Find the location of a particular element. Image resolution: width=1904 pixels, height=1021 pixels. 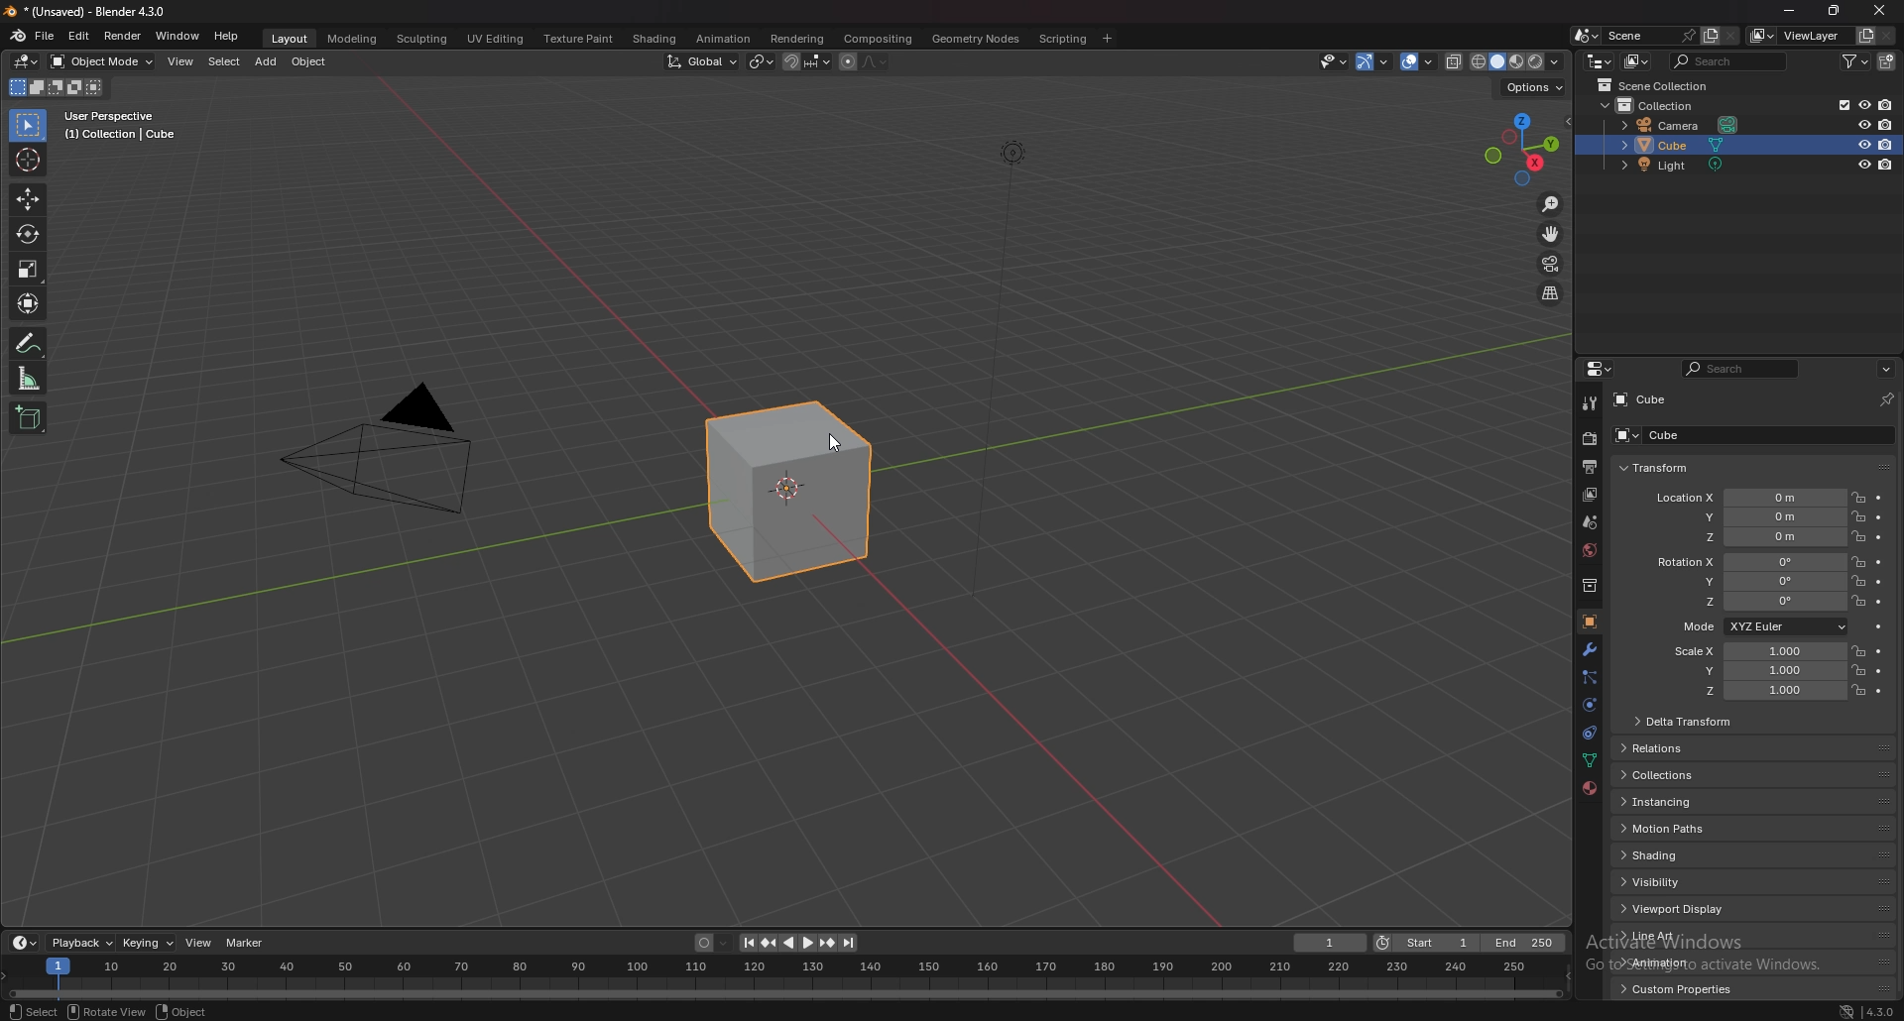

animation is located at coordinates (1671, 962).